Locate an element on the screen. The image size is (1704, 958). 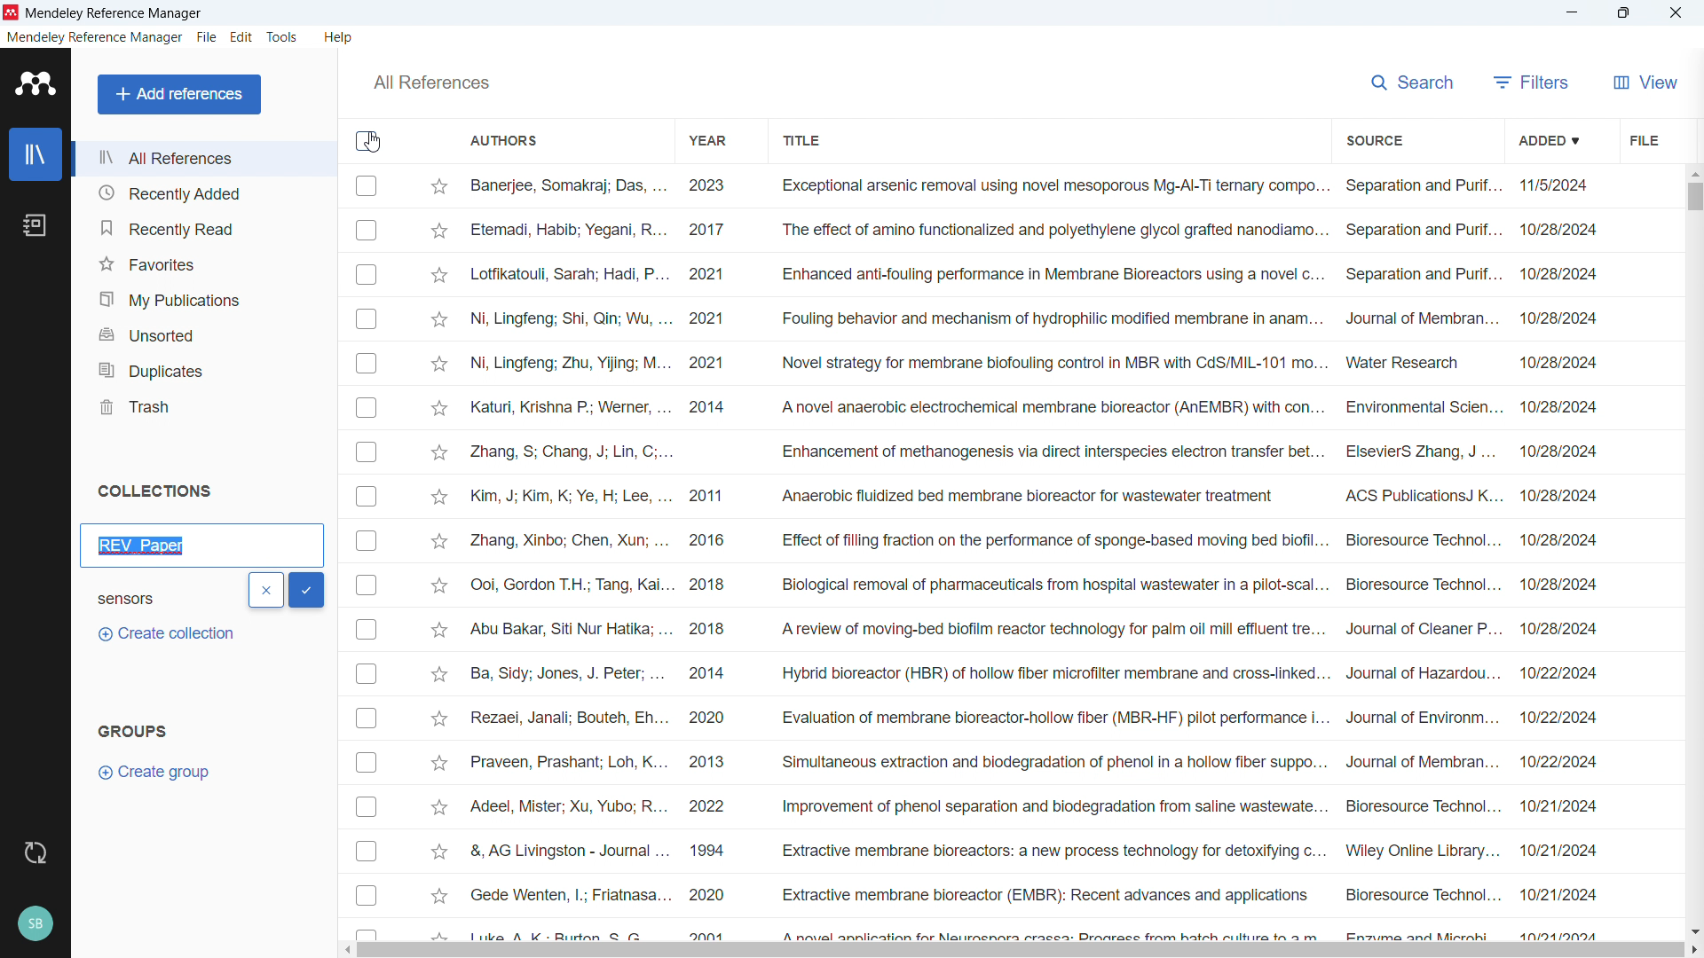
Cursor is located at coordinates (373, 142).